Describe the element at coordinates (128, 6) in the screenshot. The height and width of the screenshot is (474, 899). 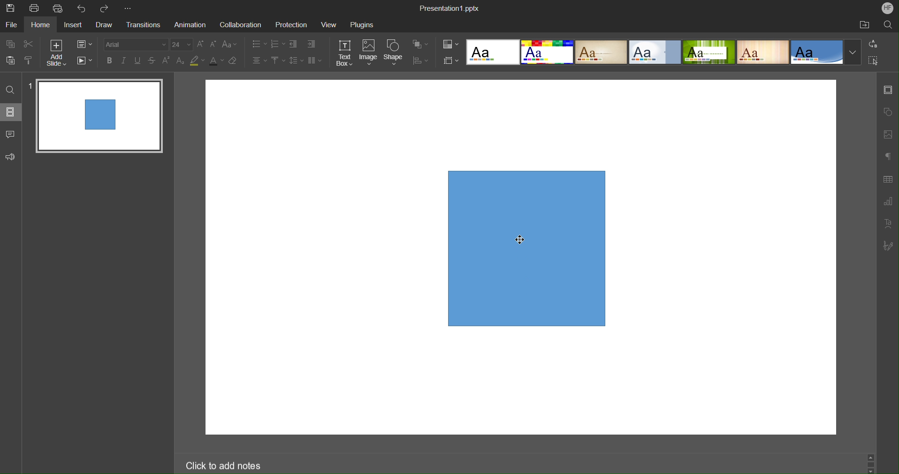
I see `More` at that location.